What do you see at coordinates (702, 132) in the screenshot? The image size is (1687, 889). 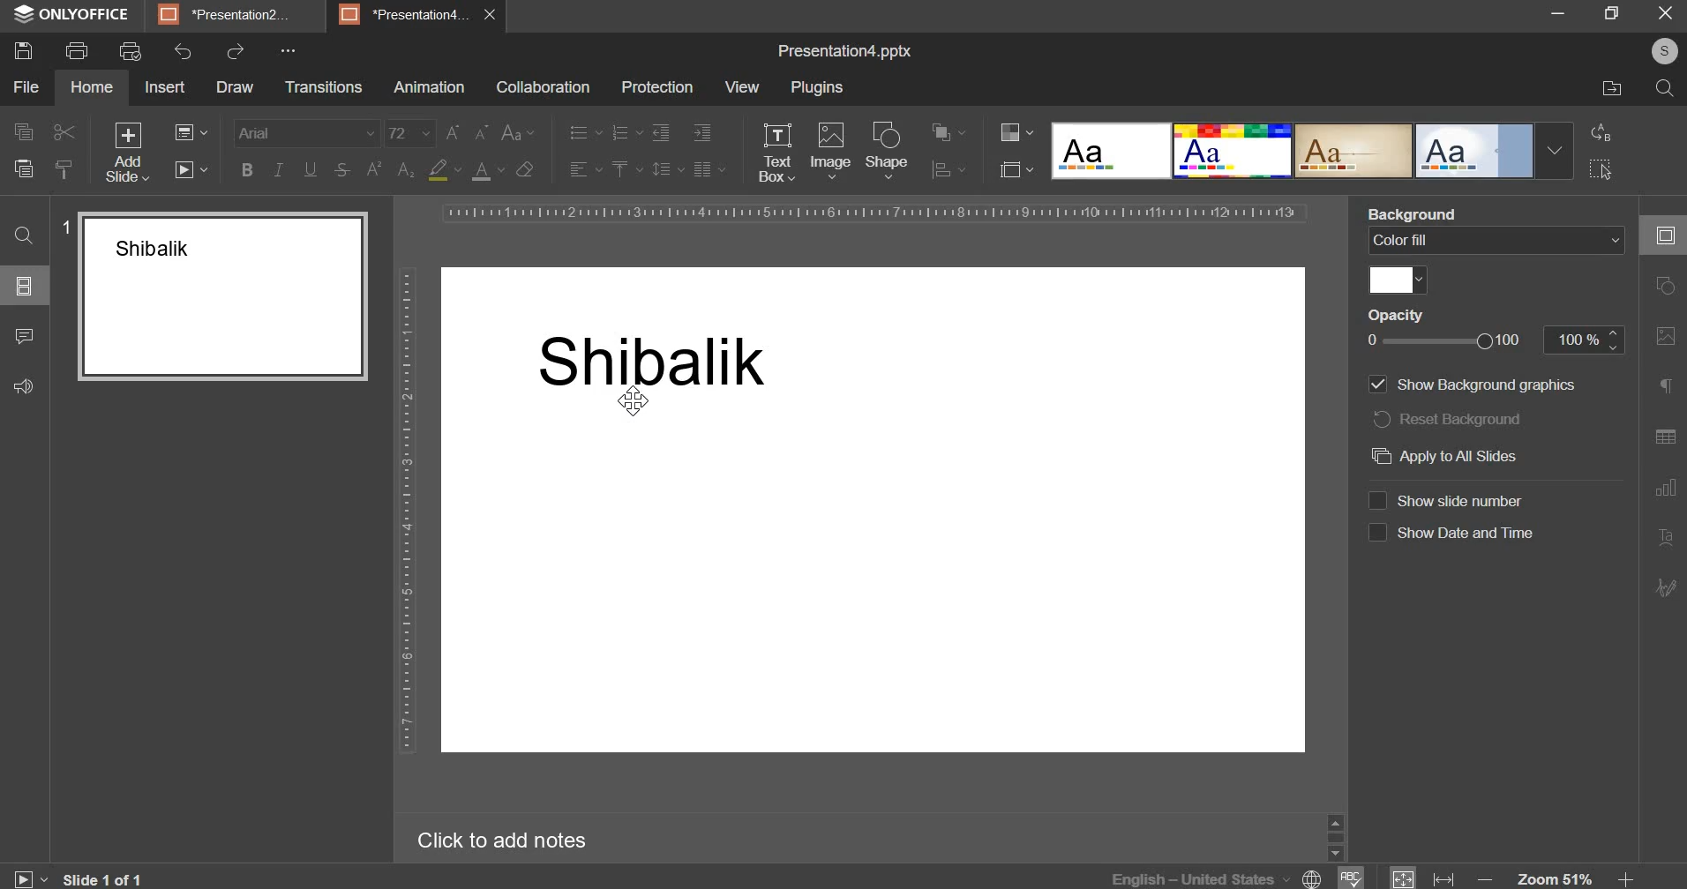 I see `increase indent` at bounding box center [702, 132].